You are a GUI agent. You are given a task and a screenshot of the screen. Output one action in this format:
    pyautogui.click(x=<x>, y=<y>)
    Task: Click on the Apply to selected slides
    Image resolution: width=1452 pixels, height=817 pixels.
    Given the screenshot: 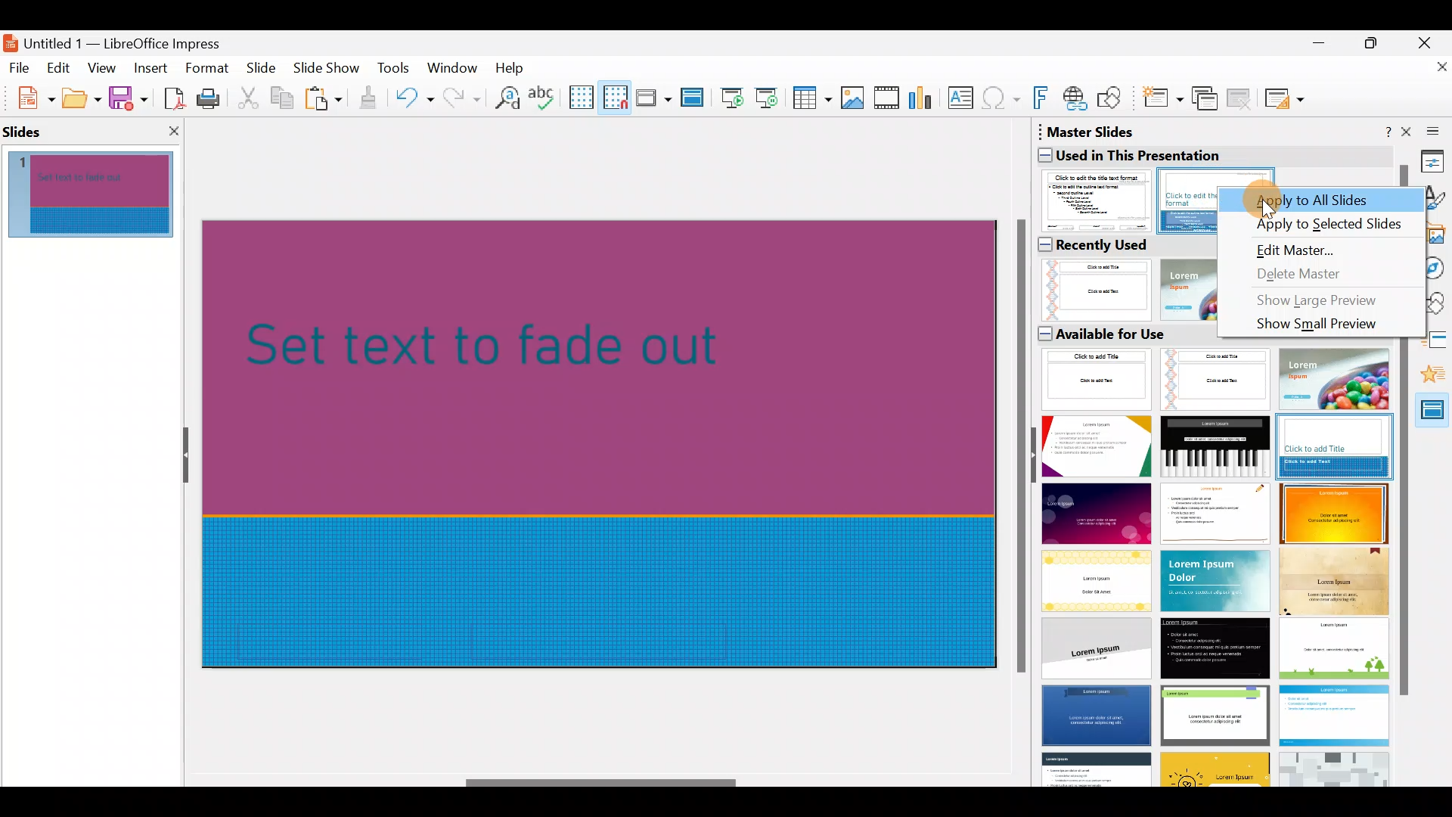 What is the action you would take?
    pyautogui.click(x=1320, y=222)
    